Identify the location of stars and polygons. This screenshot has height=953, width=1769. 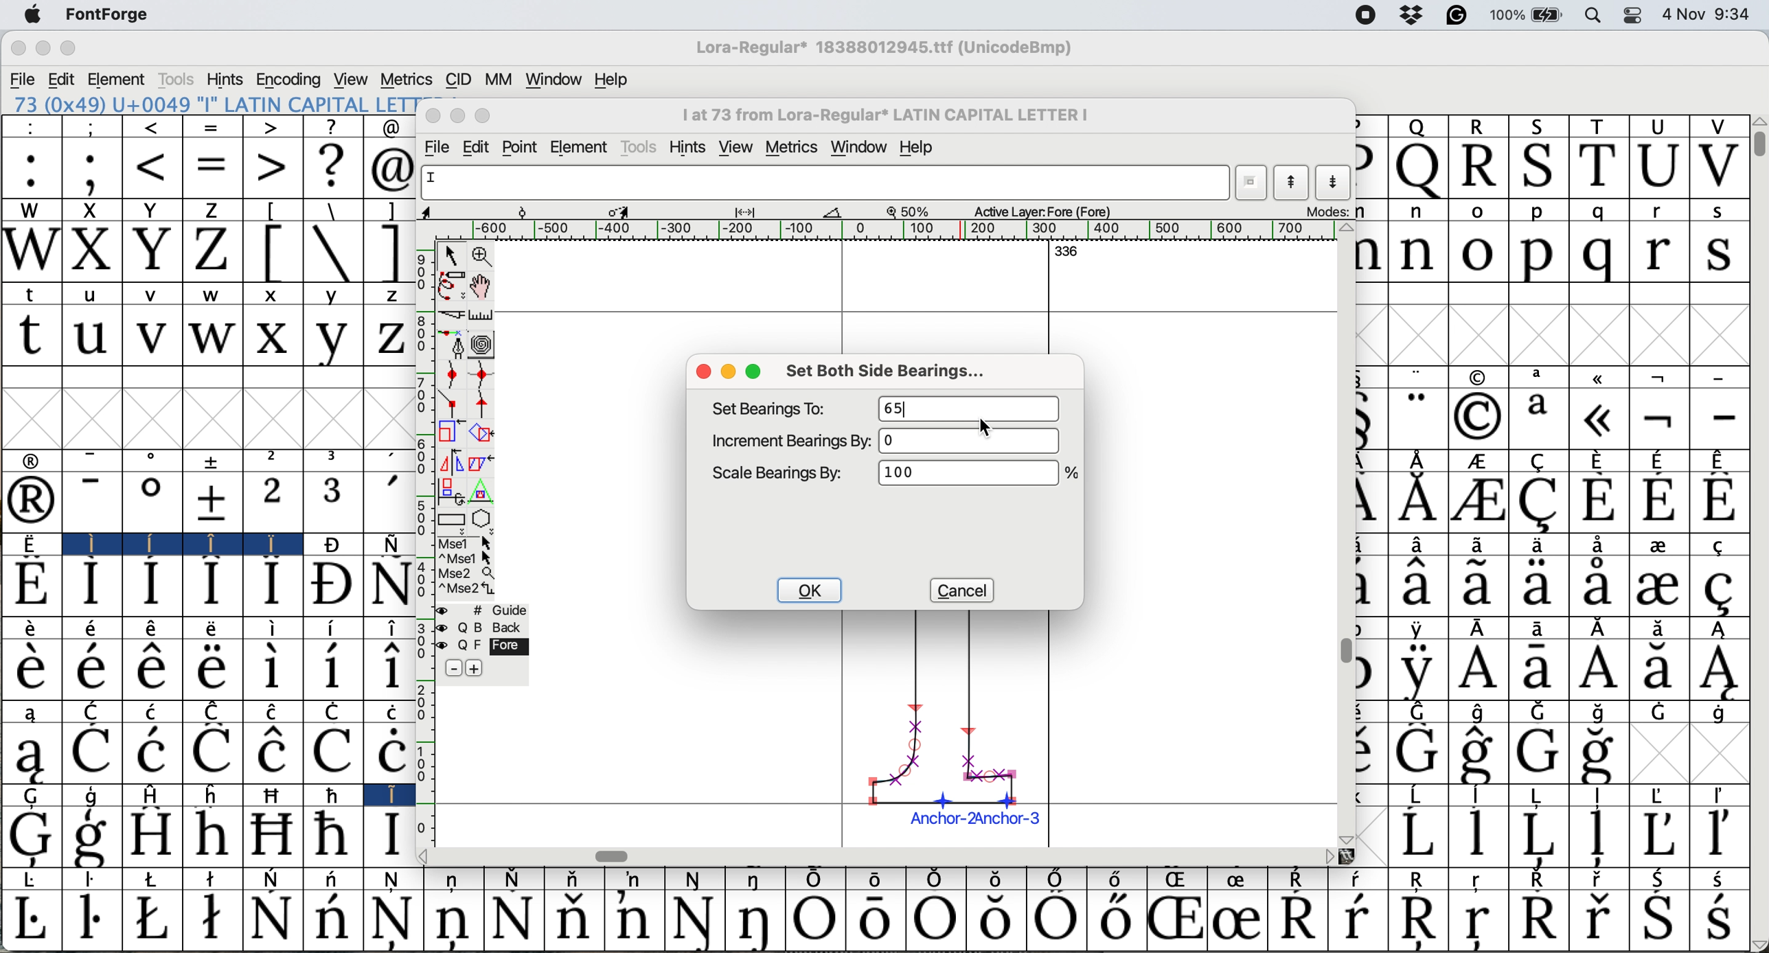
(483, 519).